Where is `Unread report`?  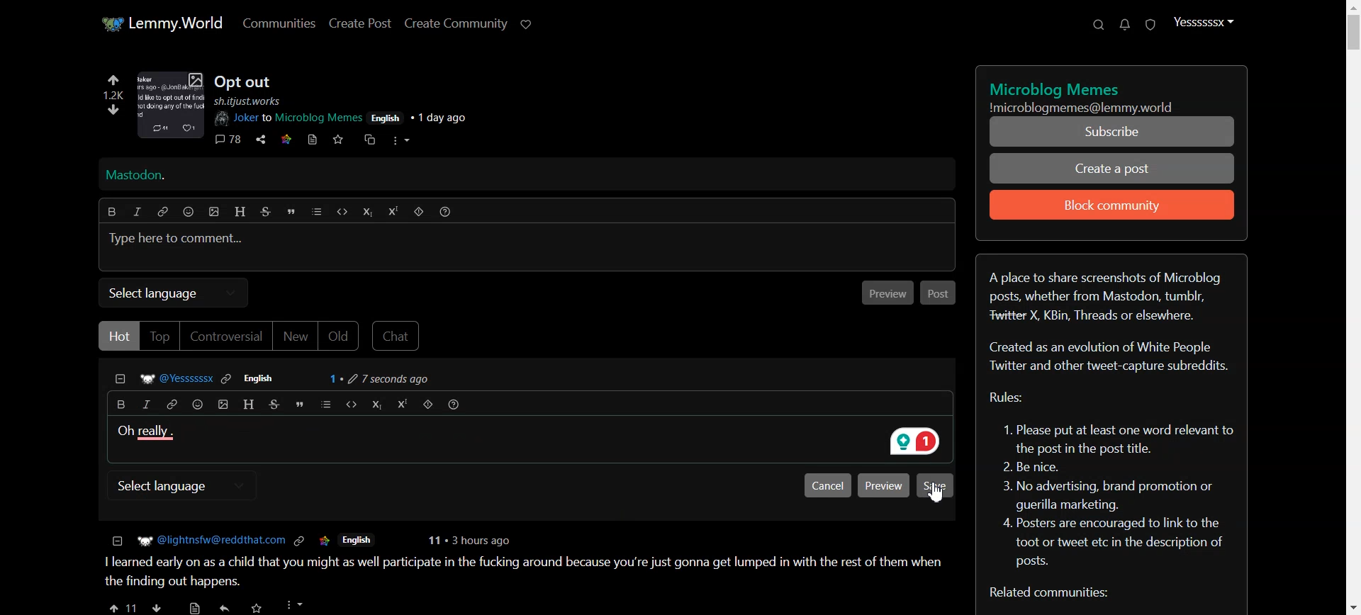 Unread report is located at coordinates (1150, 25).